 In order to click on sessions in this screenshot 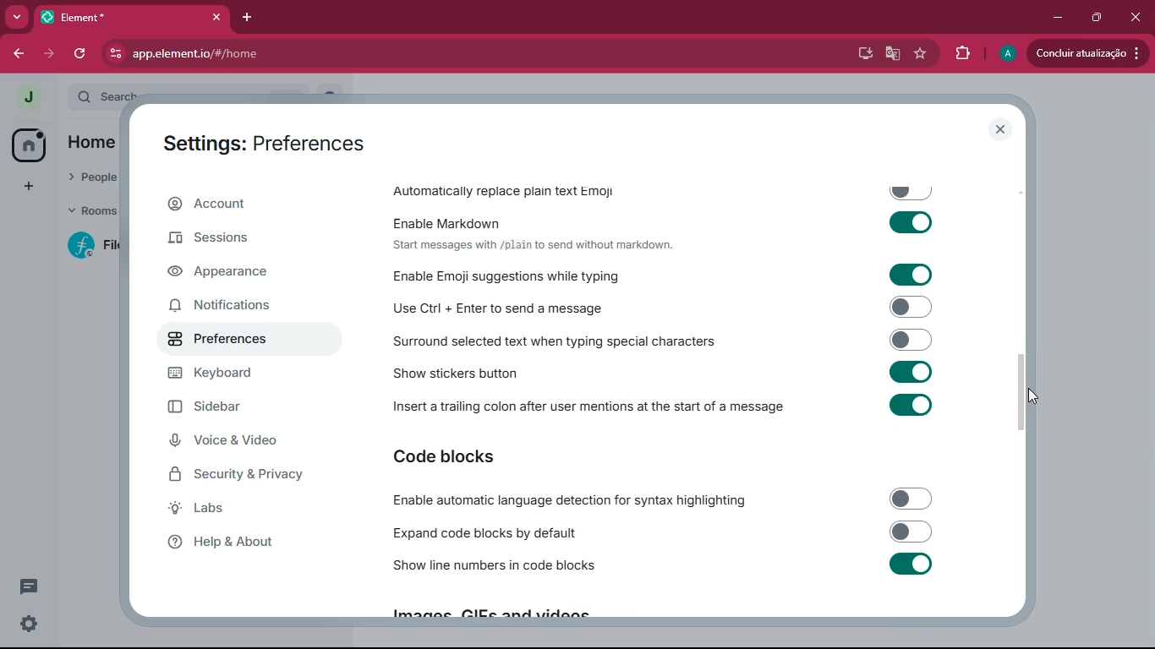, I will do `click(239, 241)`.